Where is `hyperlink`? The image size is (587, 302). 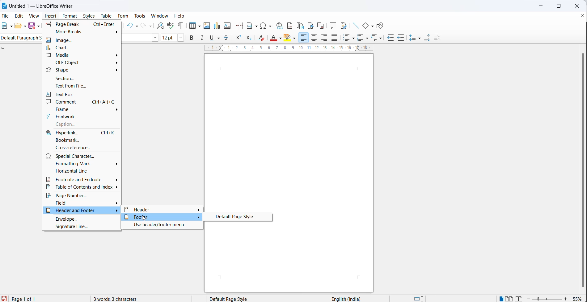 hyperlink is located at coordinates (81, 133).